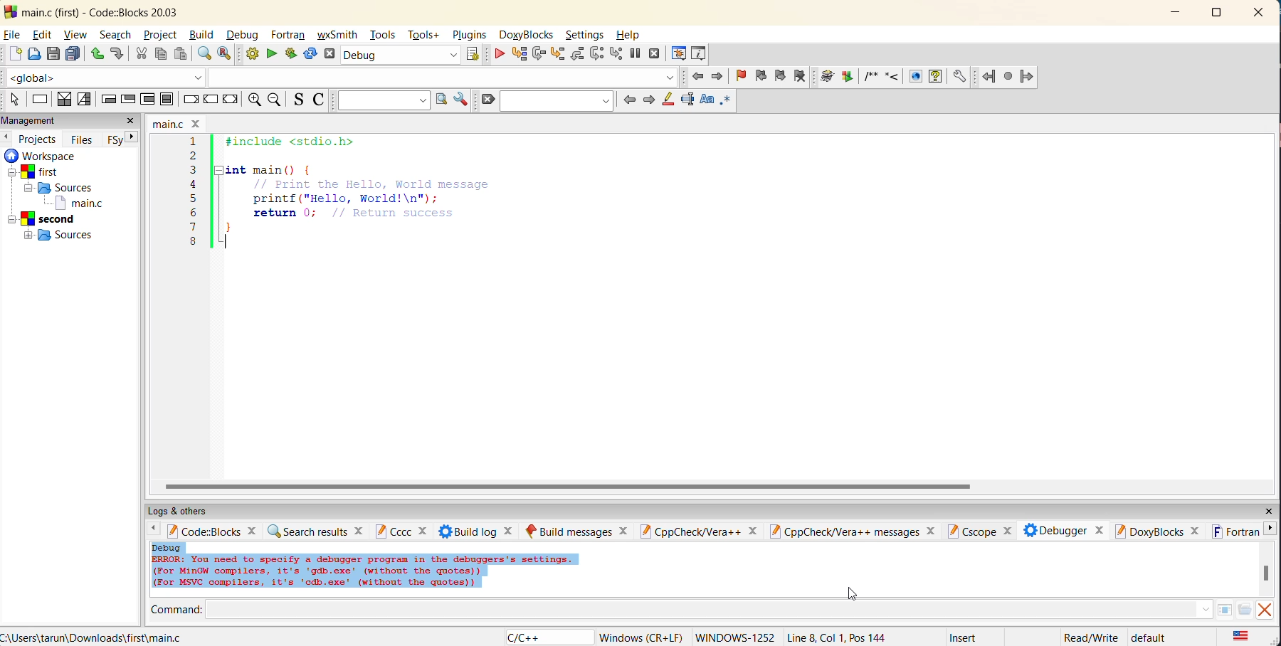 The image size is (1281, 646). Describe the element at coordinates (979, 530) in the screenshot. I see `cscope` at that location.